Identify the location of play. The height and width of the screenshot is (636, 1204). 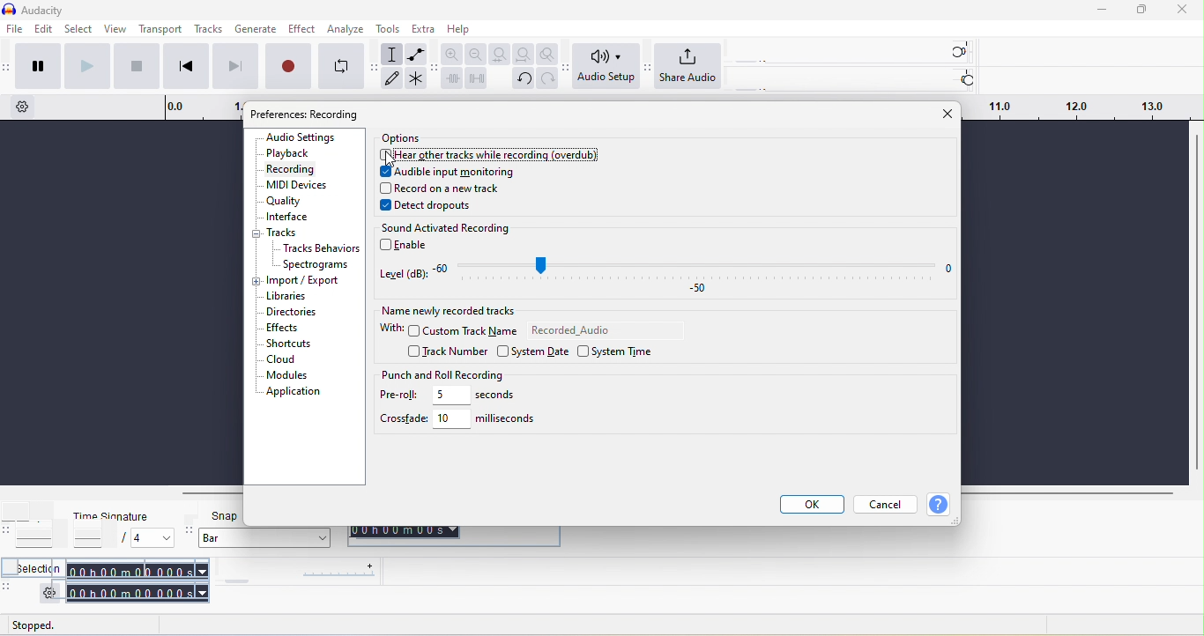
(92, 66).